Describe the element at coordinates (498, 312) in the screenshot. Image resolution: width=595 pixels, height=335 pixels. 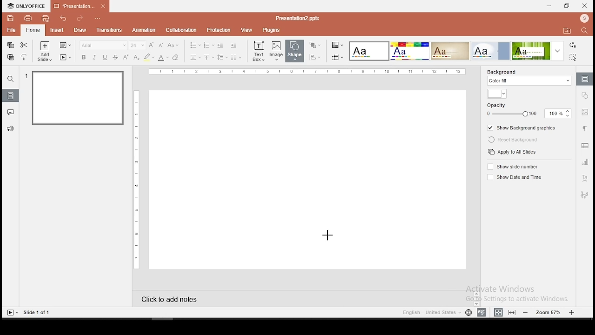
I see `fit to width` at that location.